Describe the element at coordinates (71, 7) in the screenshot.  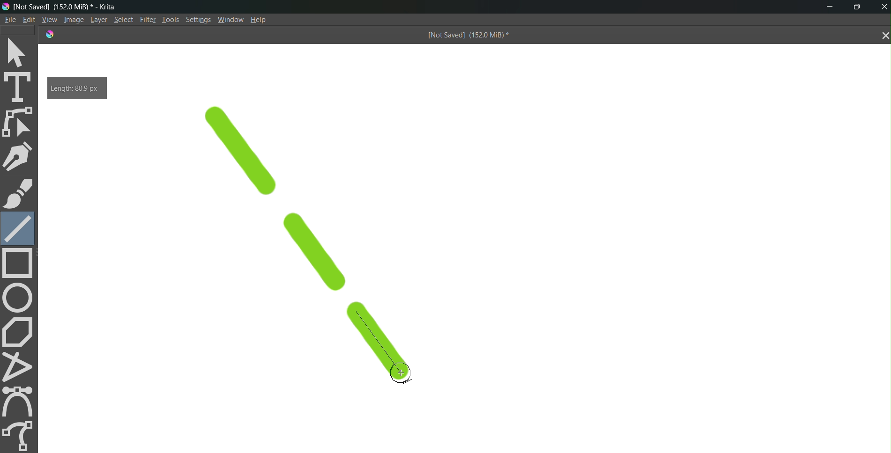
I see `[Not Saved] (151.9 MiB) * - Krita` at that location.